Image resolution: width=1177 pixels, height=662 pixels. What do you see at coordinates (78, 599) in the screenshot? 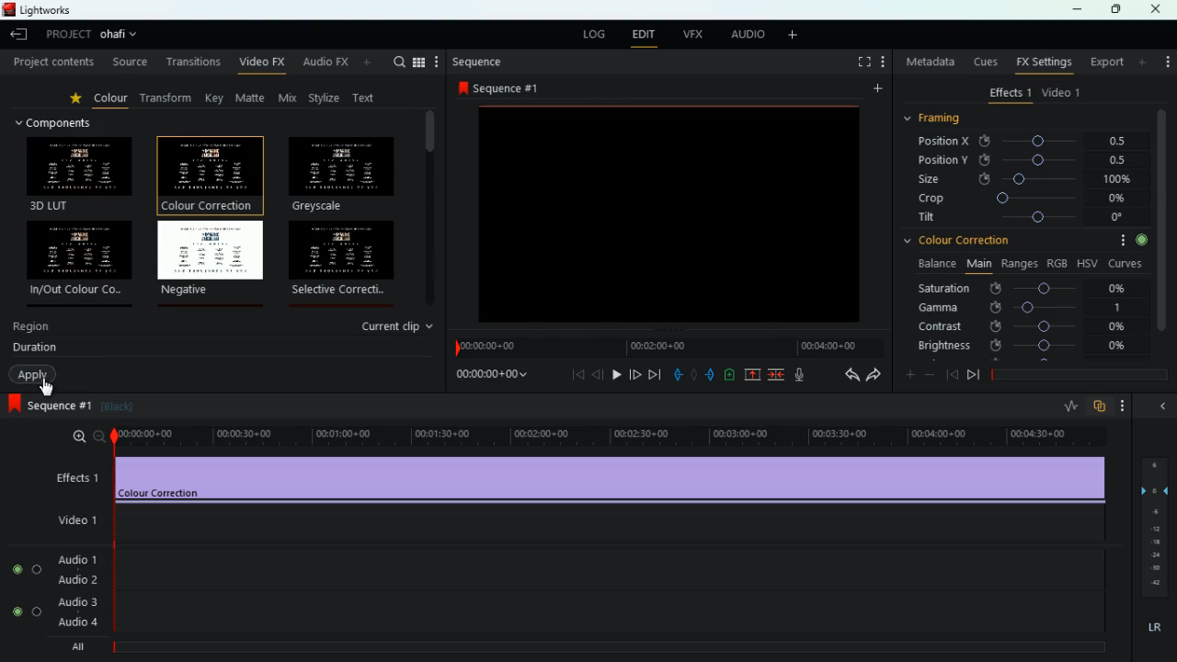
I see `audio 3` at bounding box center [78, 599].